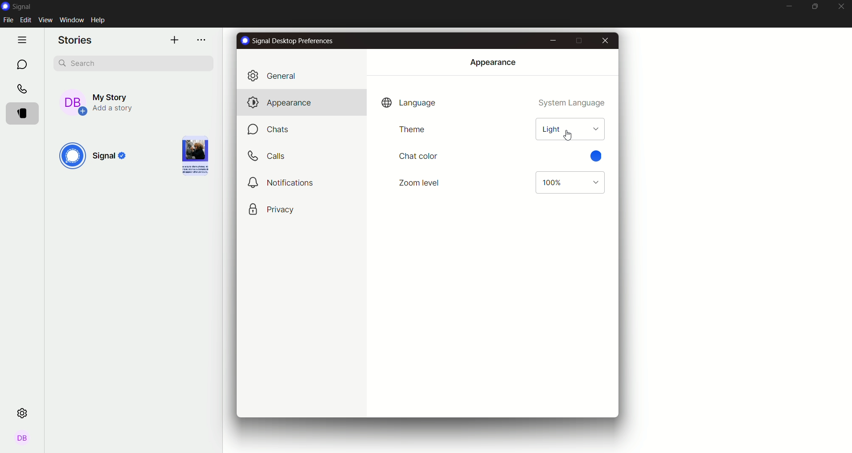  I want to click on minimize, so click(553, 40).